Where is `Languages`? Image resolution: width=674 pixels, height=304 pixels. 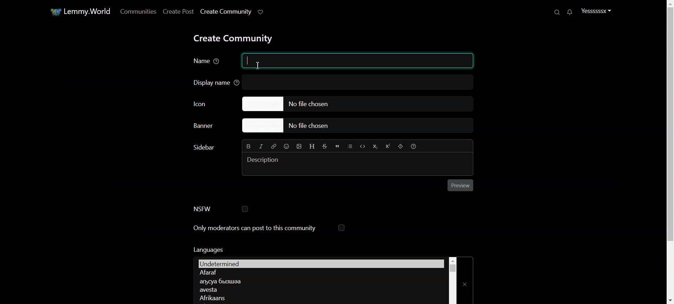 Languages is located at coordinates (321, 263).